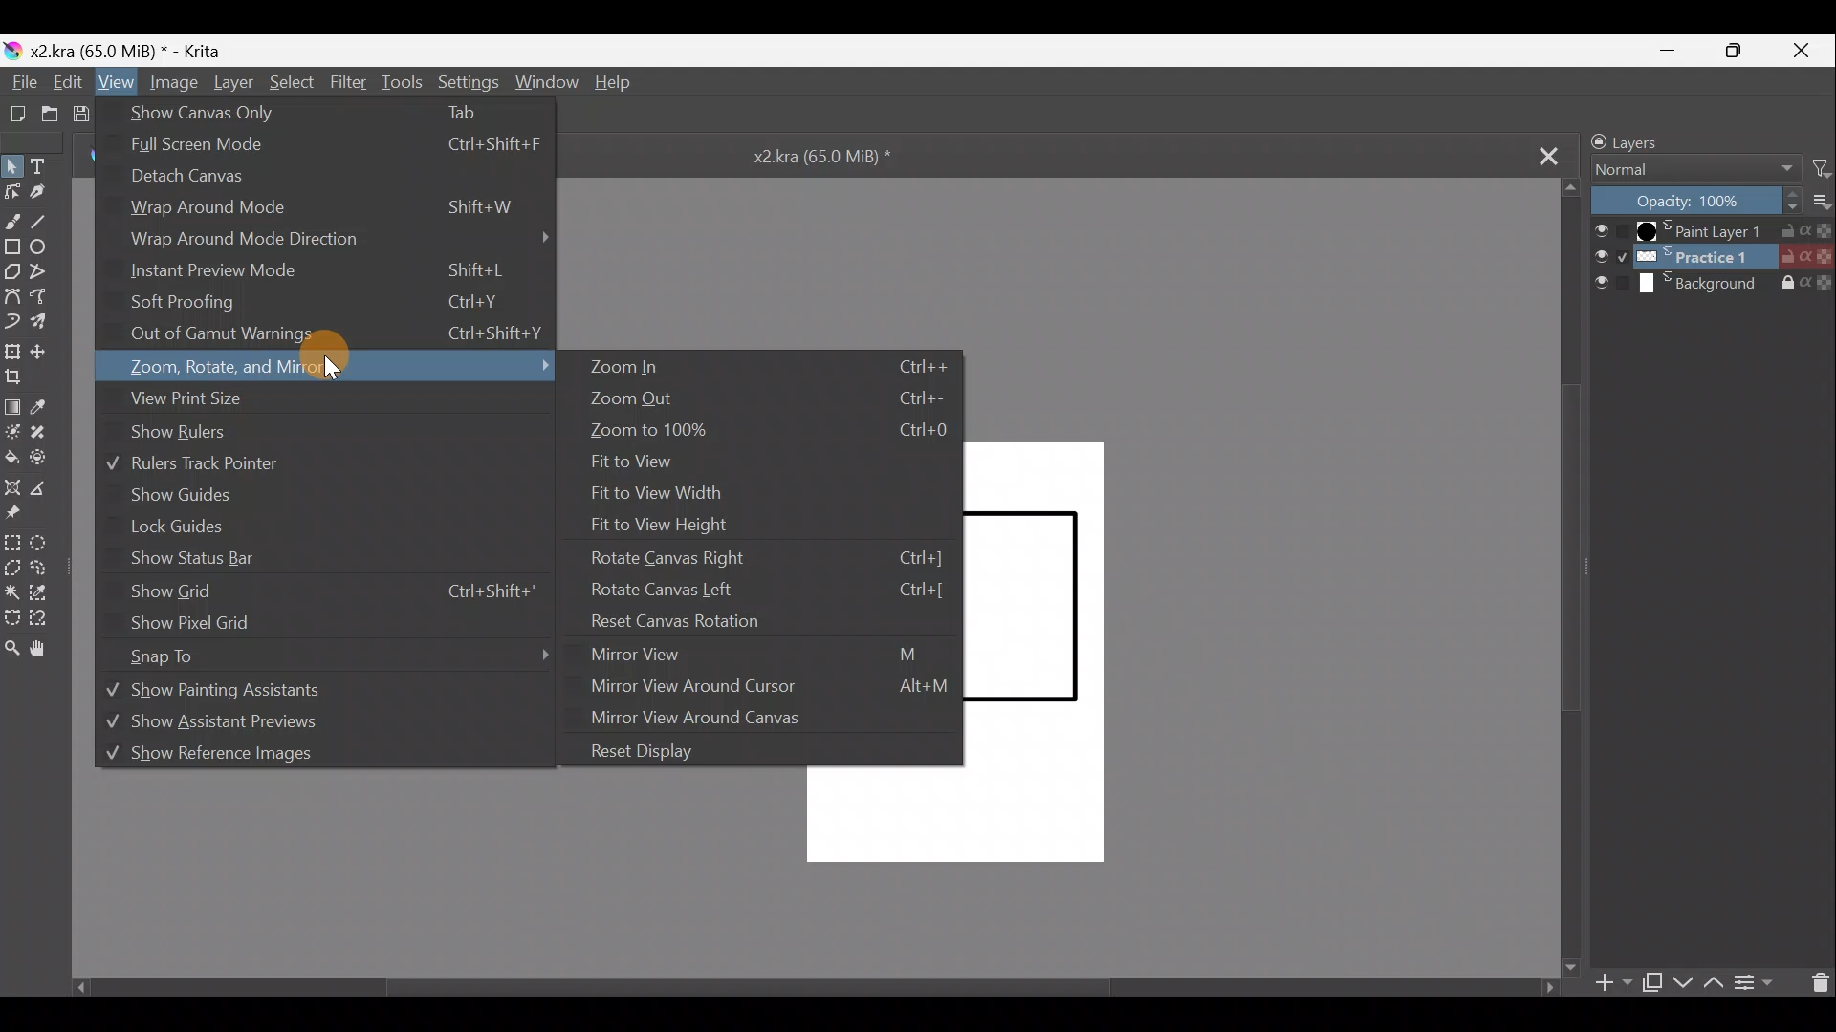 This screenshot has width=1836, height=1032. What do you see at coordinates (1697, 172) in the screenshot?
I see `Blending mode` at bounding box center [1697, 172].